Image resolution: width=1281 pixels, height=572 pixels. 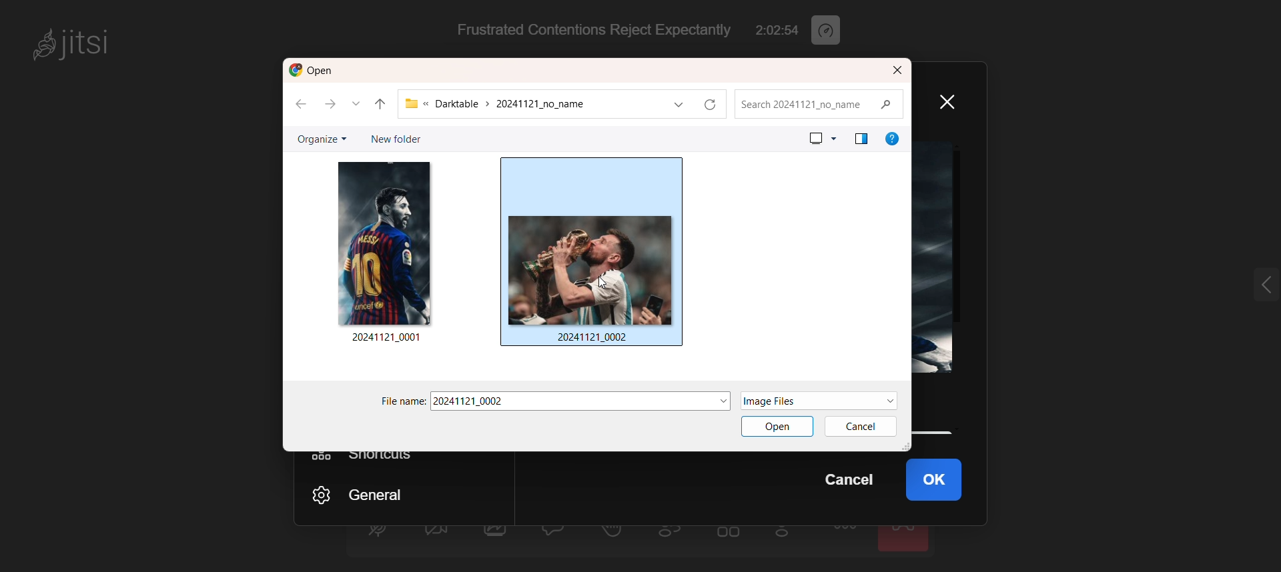 What do you see at coordinates (400, 402) in the screenshot?
I see `file name` at bounding box center [400, 402].